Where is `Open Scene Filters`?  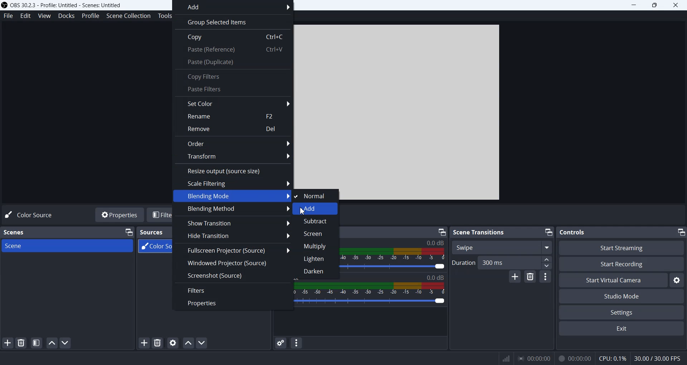
Open Scene Filters is located at coordinates (36, 343).